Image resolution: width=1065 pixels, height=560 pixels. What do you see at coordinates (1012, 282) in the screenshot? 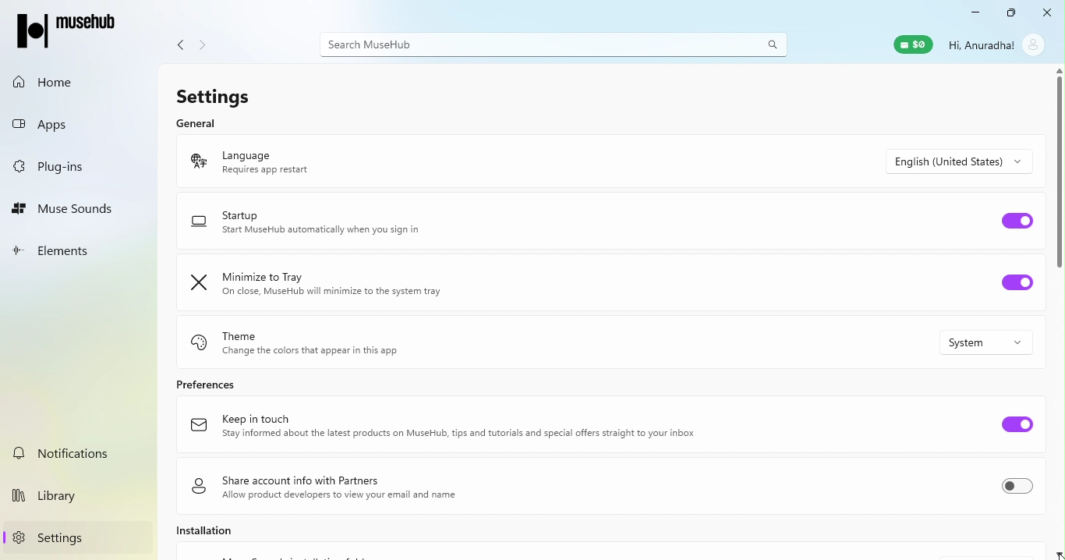
I see `Toggle` at bounding box center [1012, 282].